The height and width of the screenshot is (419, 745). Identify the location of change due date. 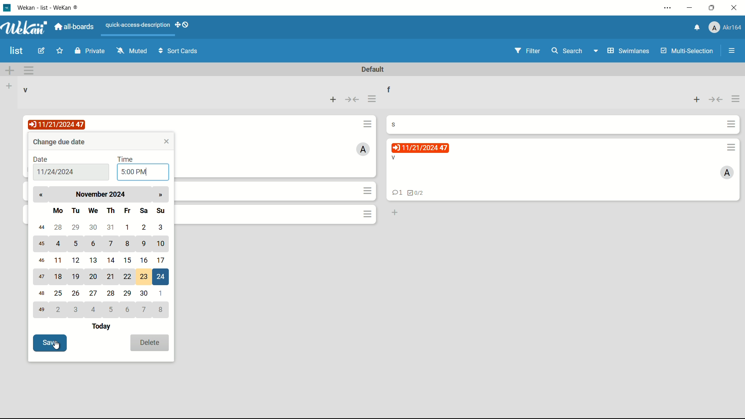
(60, 142).